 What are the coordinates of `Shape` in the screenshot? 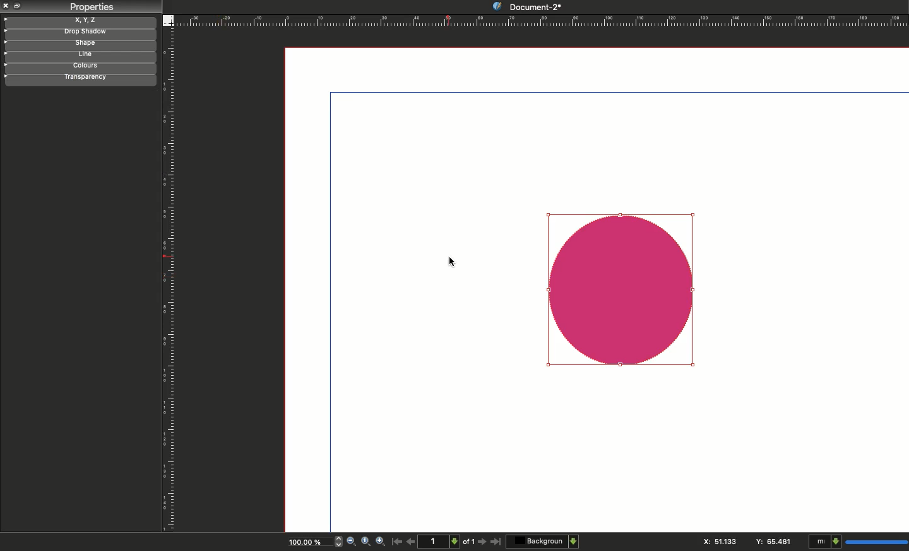 It's located at (621, 287).